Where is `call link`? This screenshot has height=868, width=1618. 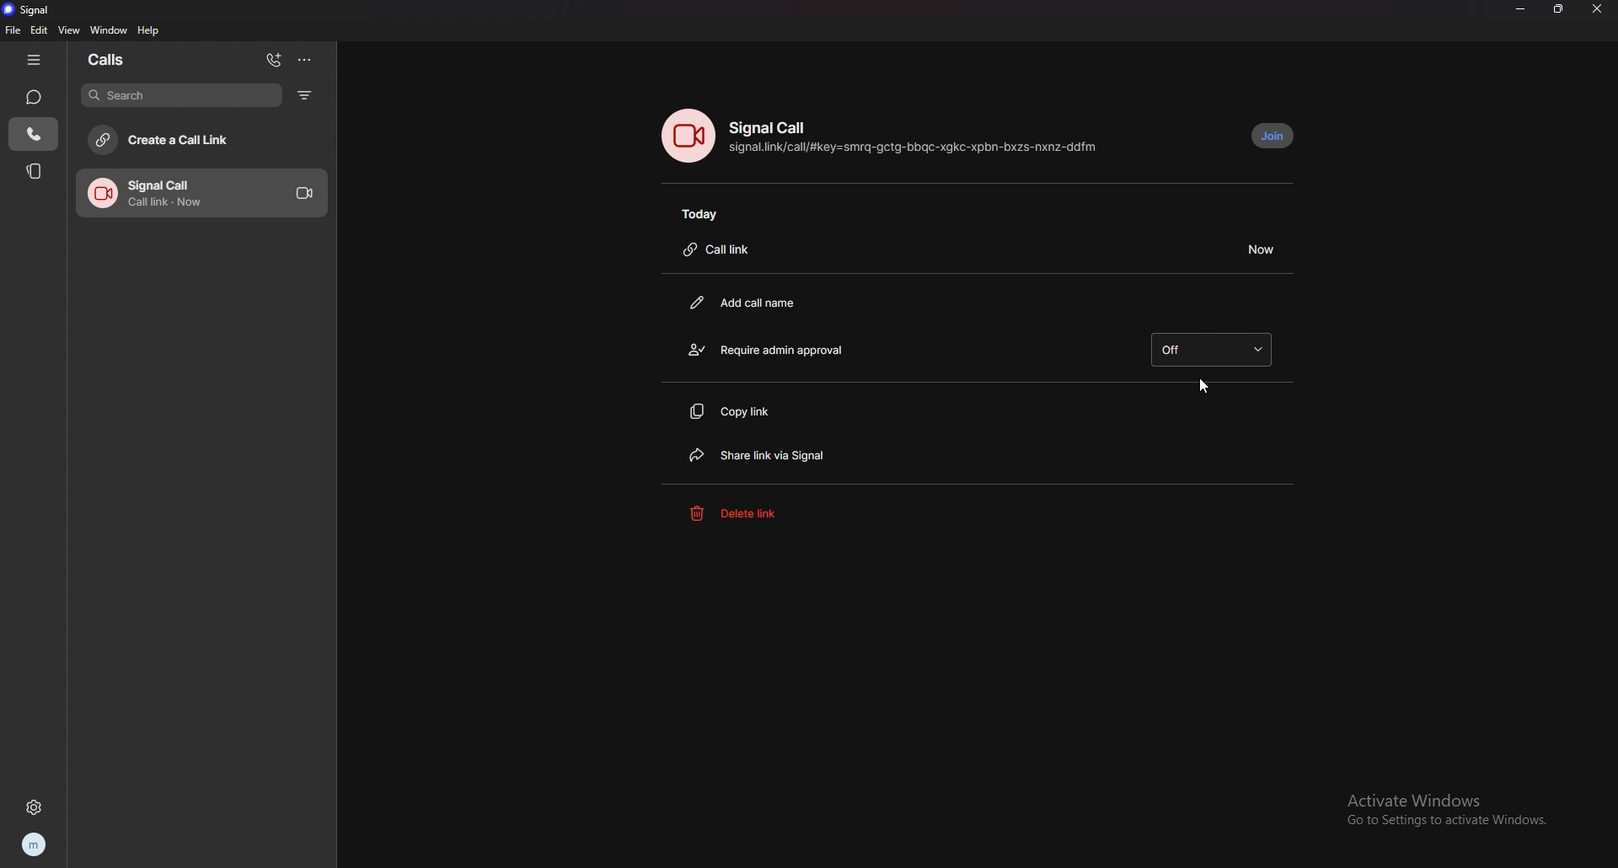 call link is located at coordinates (721, 249).